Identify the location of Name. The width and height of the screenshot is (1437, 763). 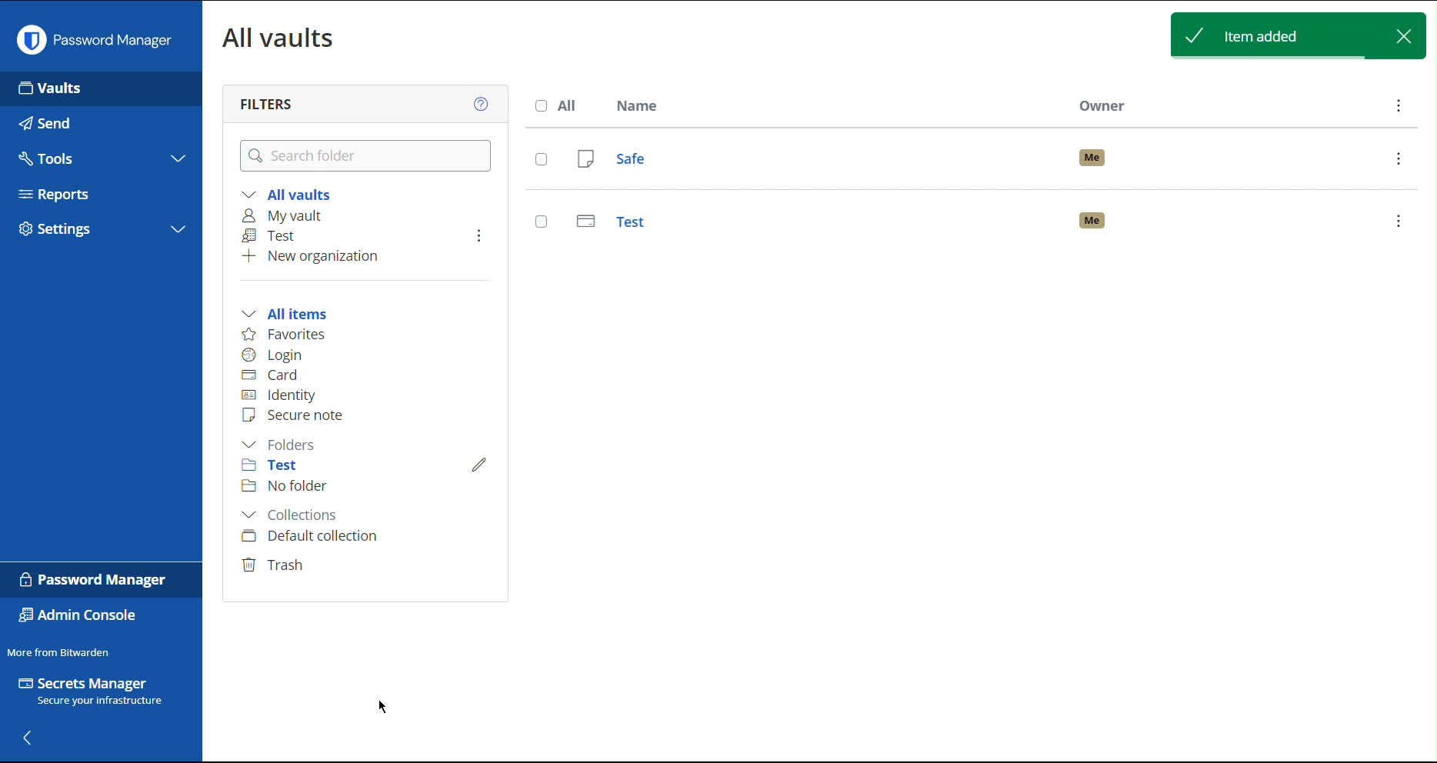
(636, 108).